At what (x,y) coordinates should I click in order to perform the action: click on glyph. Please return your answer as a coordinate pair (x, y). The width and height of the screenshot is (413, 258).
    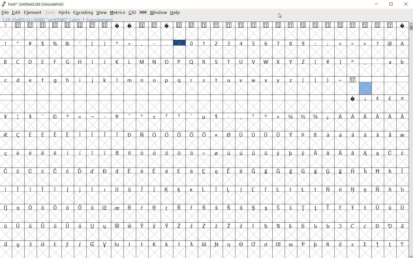
    Looking at the image, I should click on (192, 134).